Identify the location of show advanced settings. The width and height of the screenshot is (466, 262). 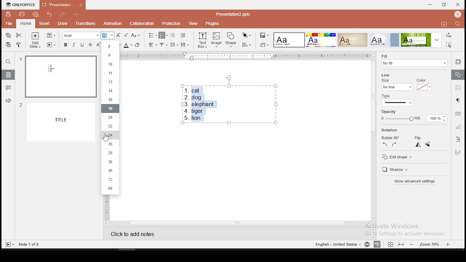
(414, 182).